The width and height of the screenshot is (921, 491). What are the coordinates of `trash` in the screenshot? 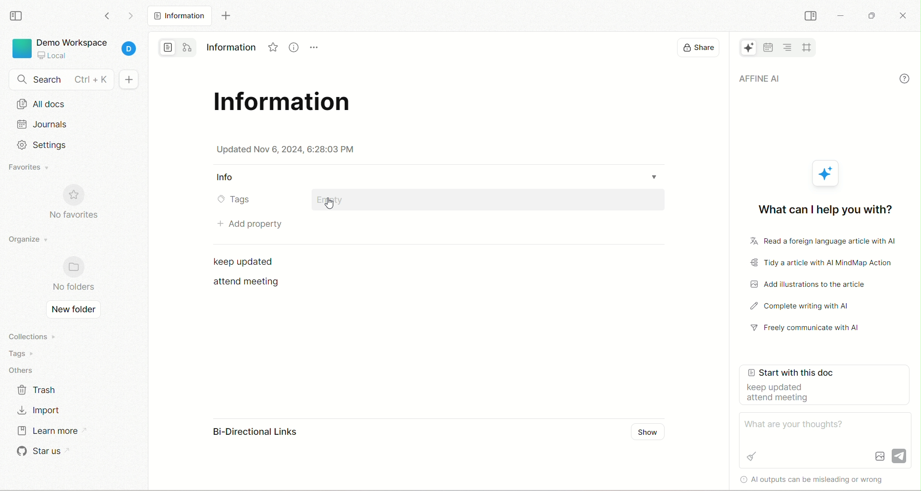 It's located at (41, 390).